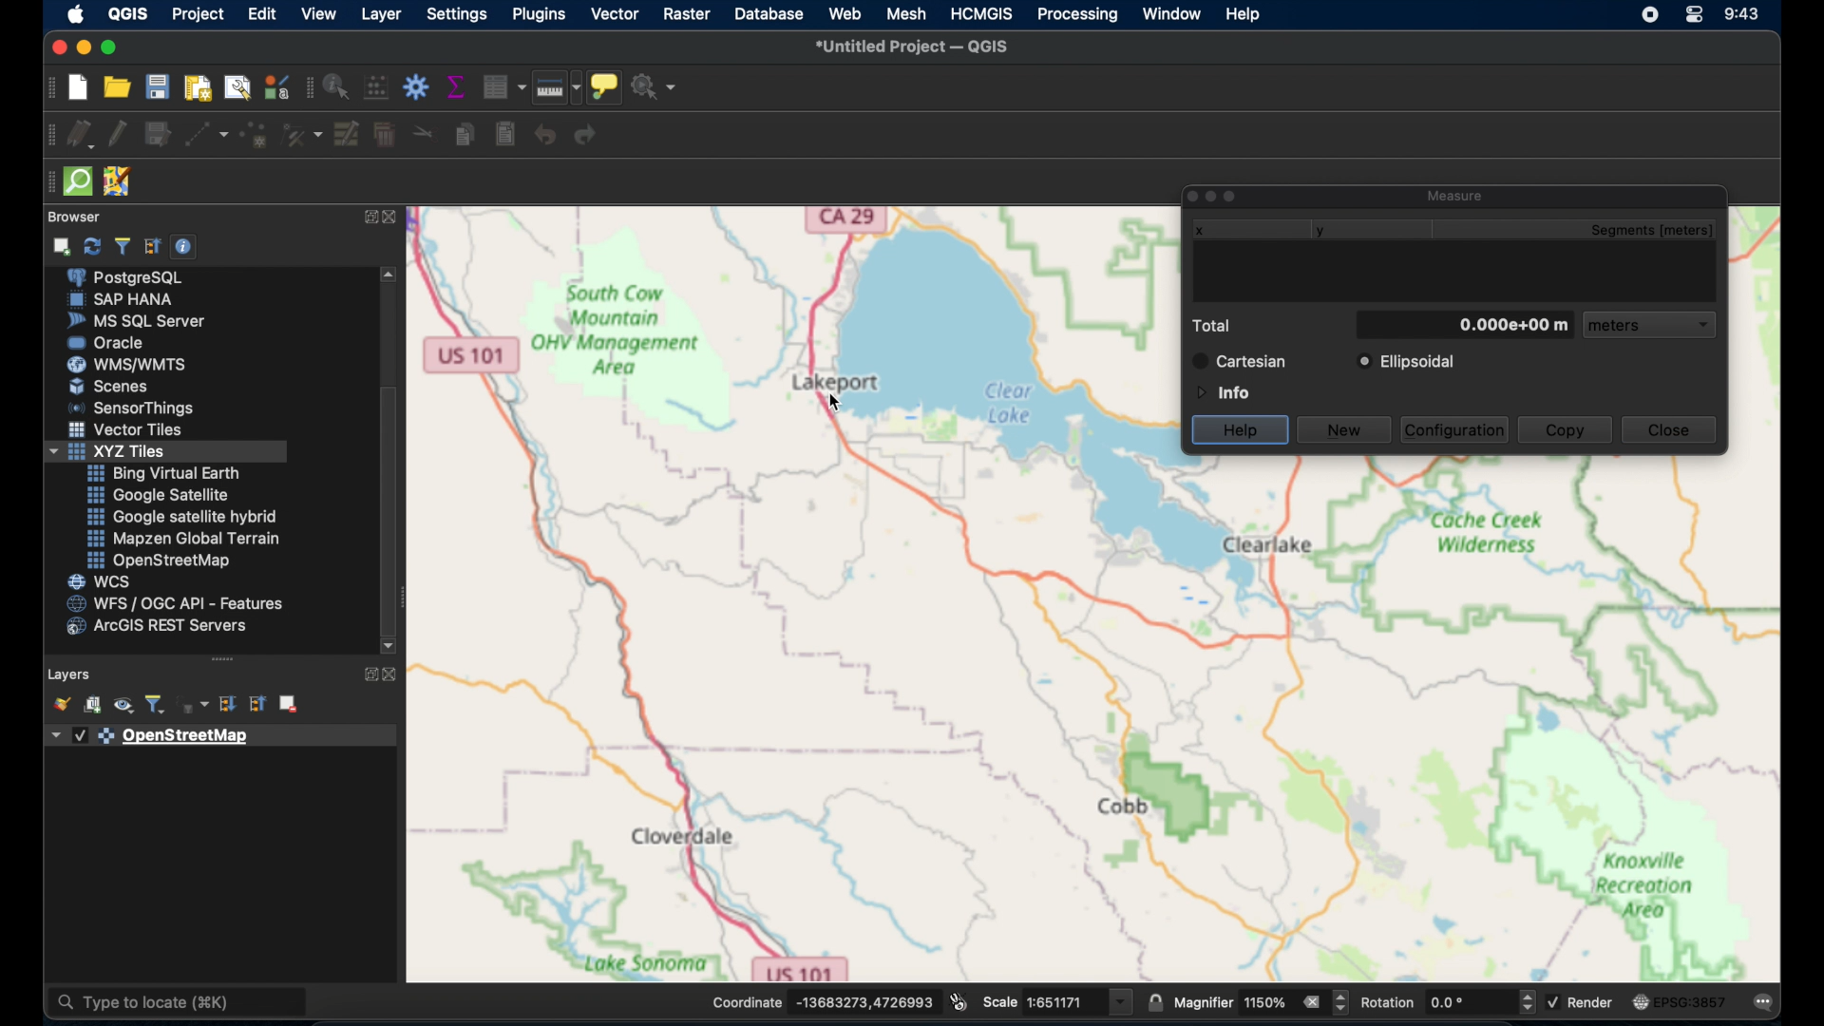 The width and height of the screenshot is (1824, 1026). What do you see at coordinates (1196, 233) in the screenshot?
I see `x` at bounding box center [1196, 233].